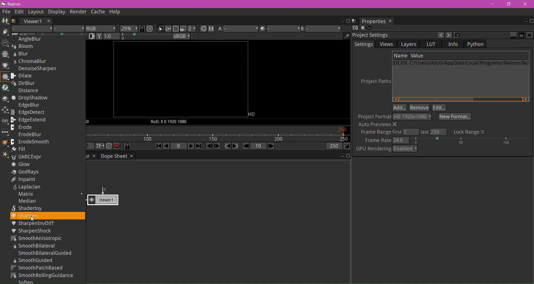  Describe the element at coordinates (32, 21) in the screenshot. I see `Viewer1` at that location.